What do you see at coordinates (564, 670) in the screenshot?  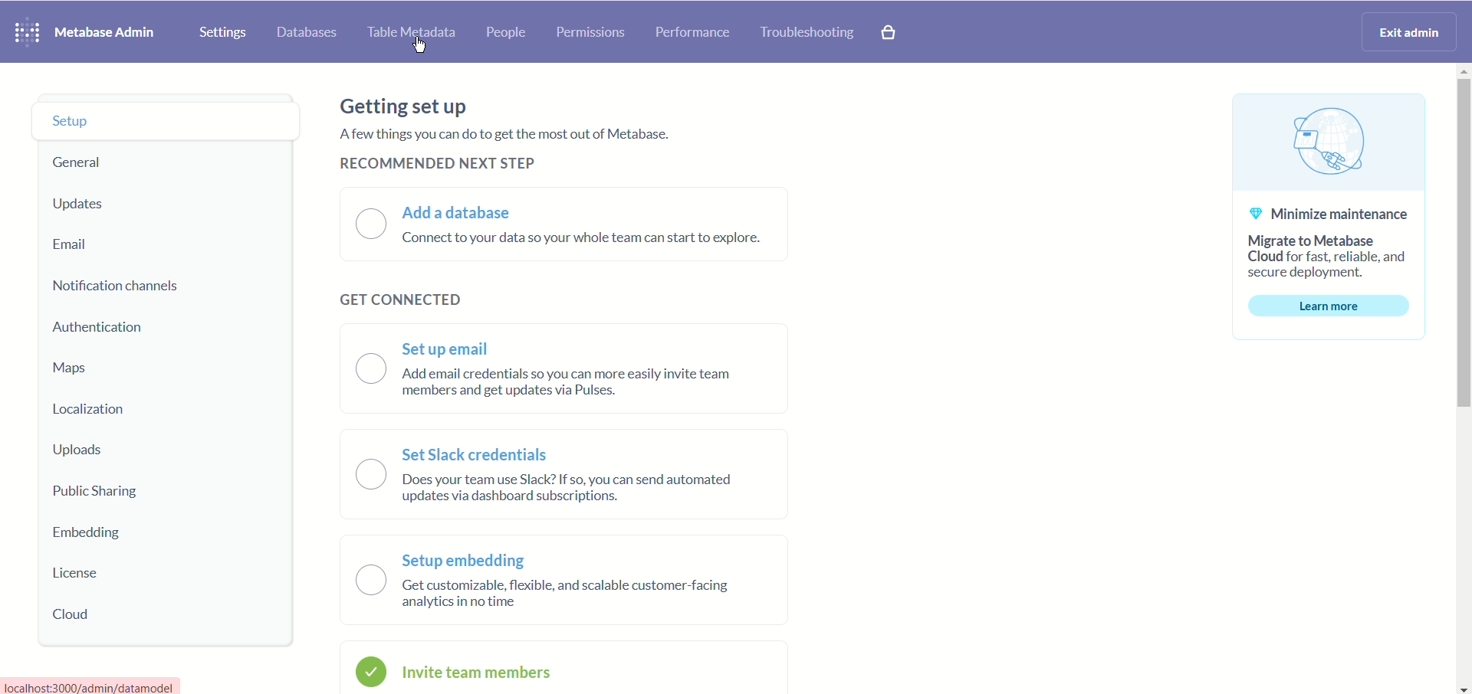 I see `Invite team members` at bounding box center [564, 670].